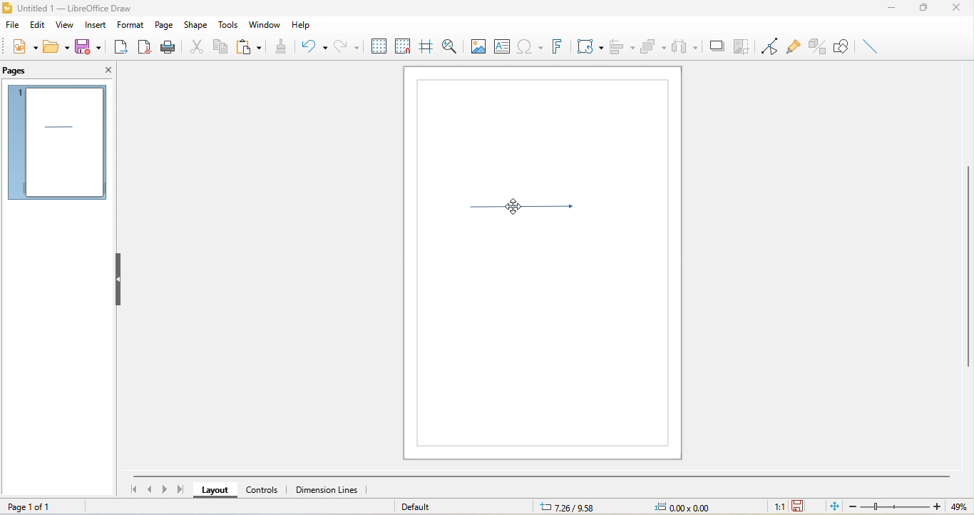 This screenshot has height=515, width=974. Describe the element at coordinates (513, 209) in the screenshot. I see `cursor` at that location.